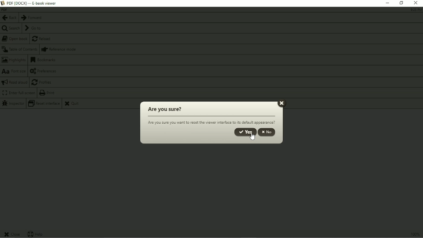 This screenshot has width=423, height=238. What do you see at coordinates (42, 82) in the screenshot?
I see `Profiles` at bounding box center [42, 82].